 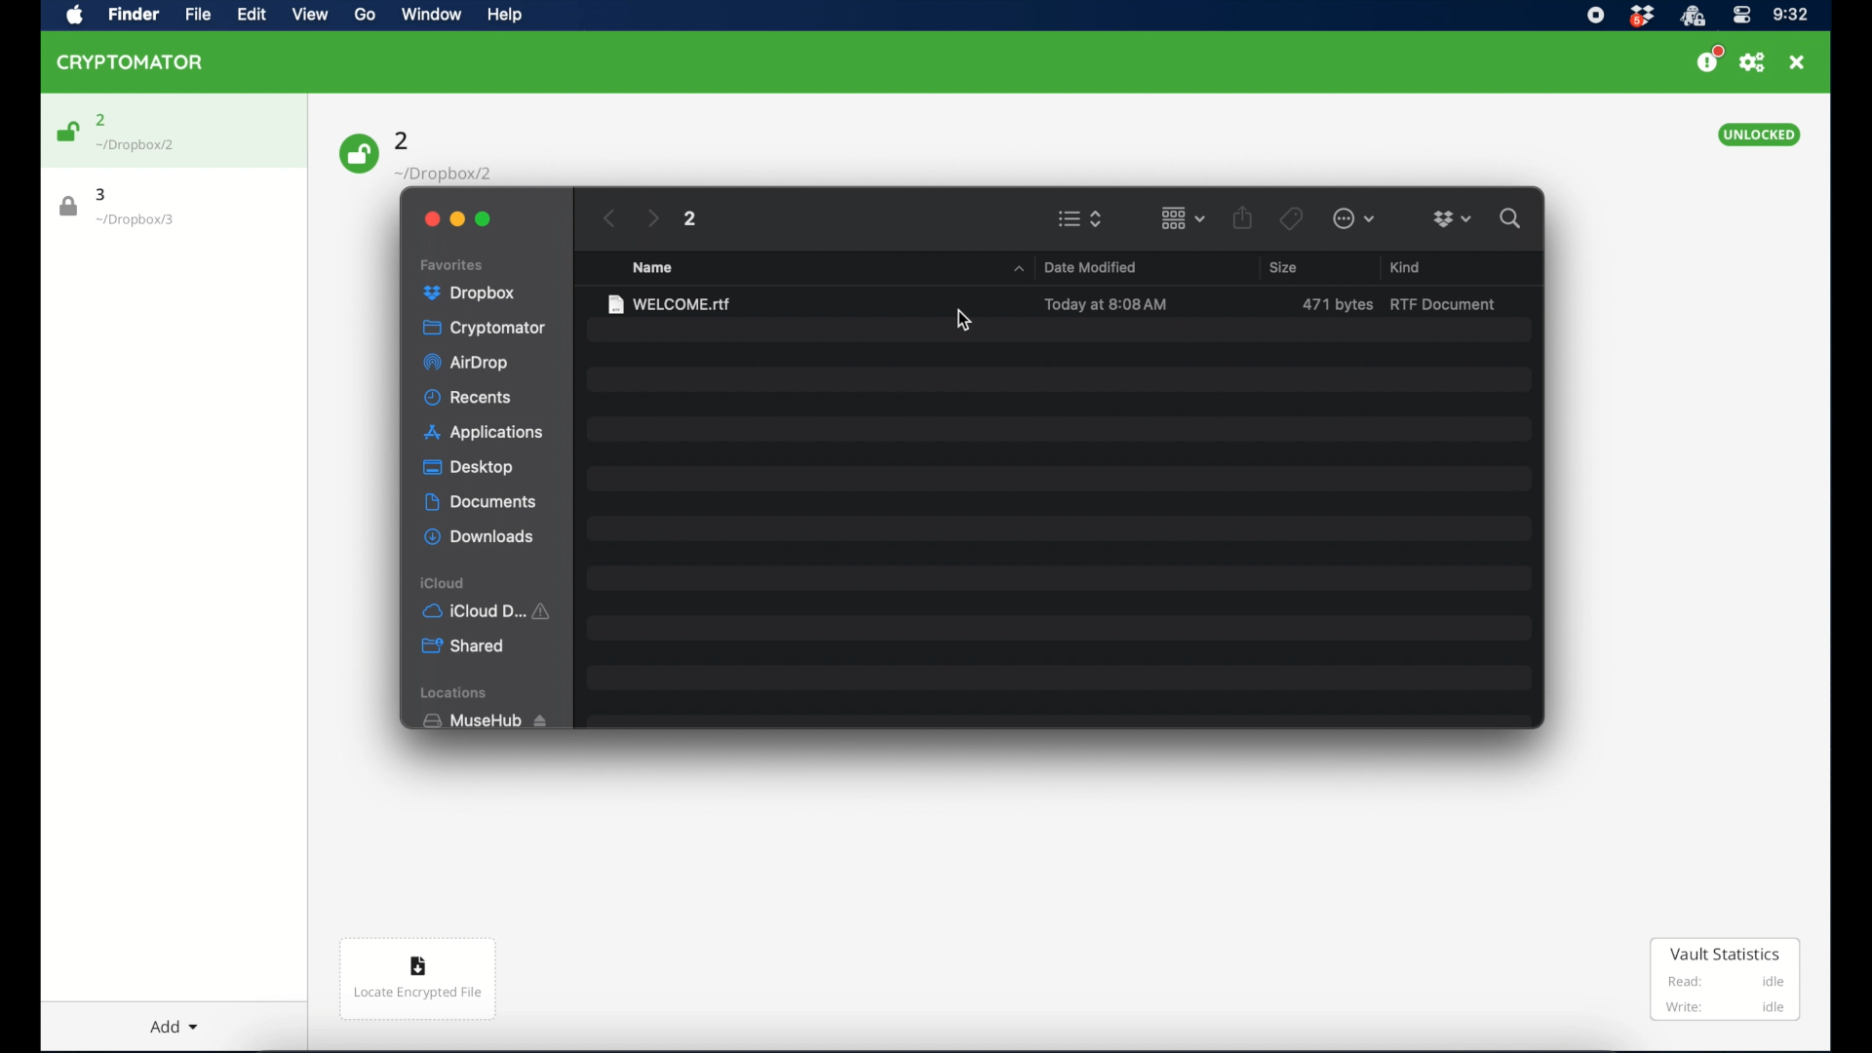 I want to click on View, so click(x=307, y=16).